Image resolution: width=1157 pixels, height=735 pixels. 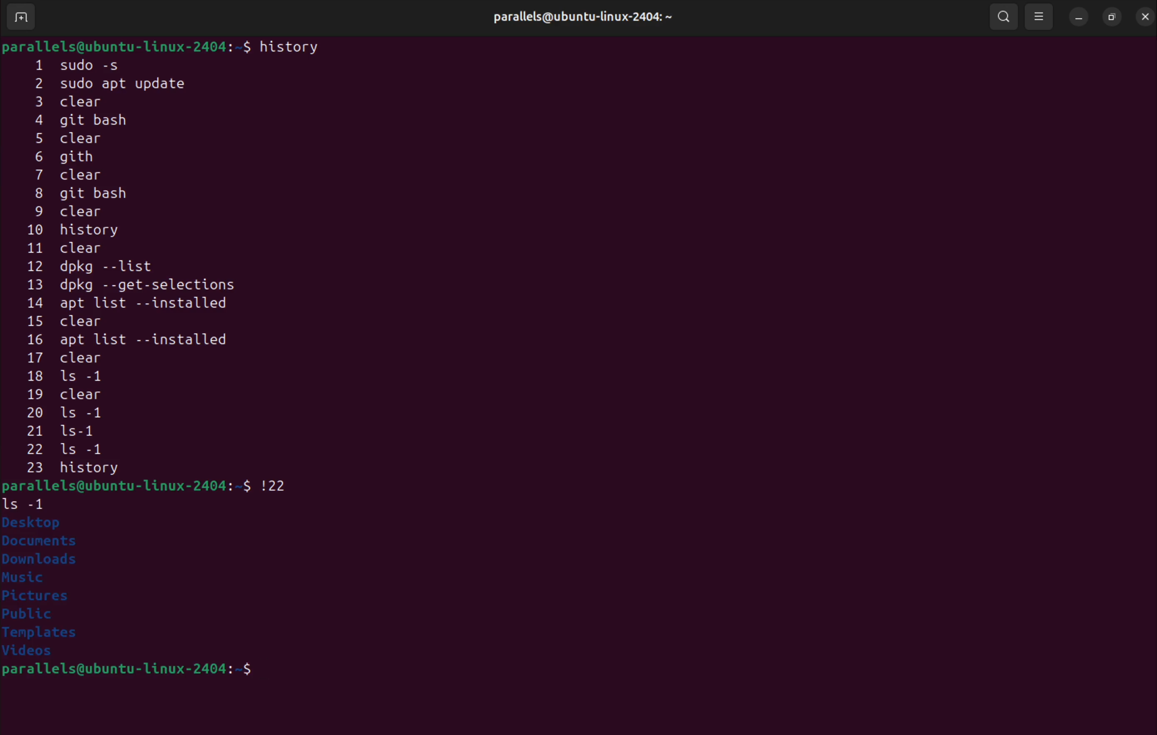 I want to click on 19 clear, so click(x=68, y=395).